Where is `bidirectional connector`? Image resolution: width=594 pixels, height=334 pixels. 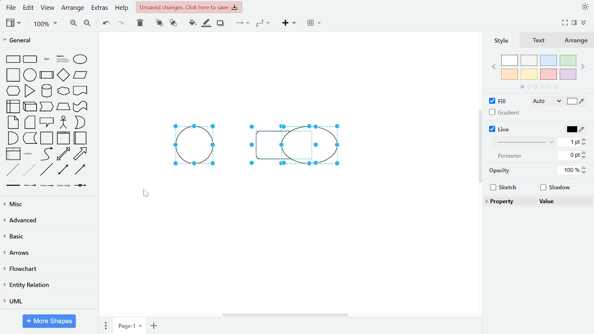
bidirectional connector is located at coordinates (64, 171).